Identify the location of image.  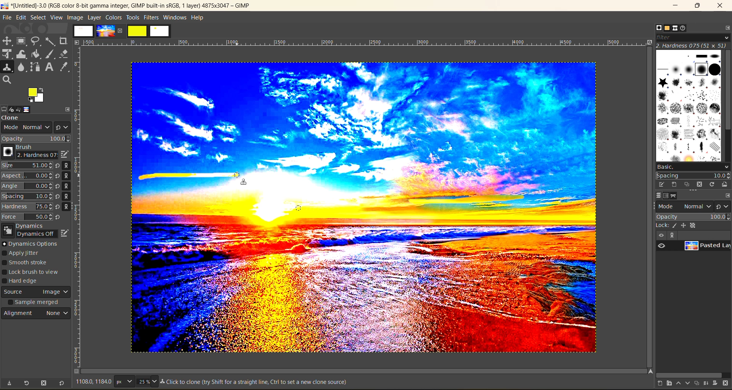
(105, 31).